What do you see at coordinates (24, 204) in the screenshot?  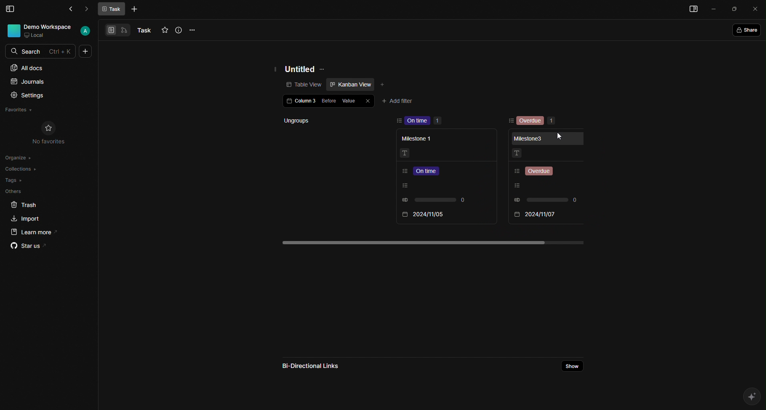 I see `Trash` at bounding box center [24, 204].